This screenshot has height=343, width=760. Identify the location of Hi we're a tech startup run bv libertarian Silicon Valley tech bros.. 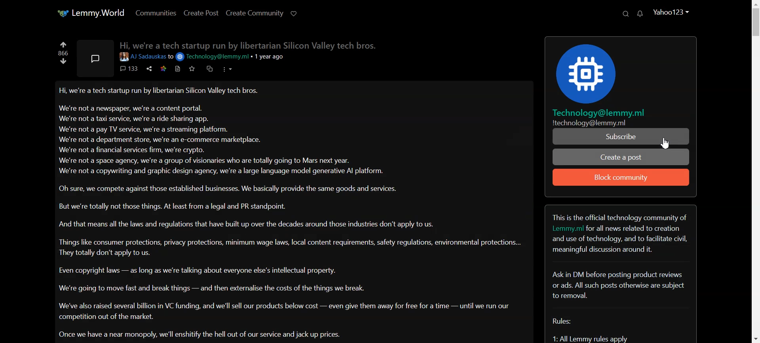
(249, 45).